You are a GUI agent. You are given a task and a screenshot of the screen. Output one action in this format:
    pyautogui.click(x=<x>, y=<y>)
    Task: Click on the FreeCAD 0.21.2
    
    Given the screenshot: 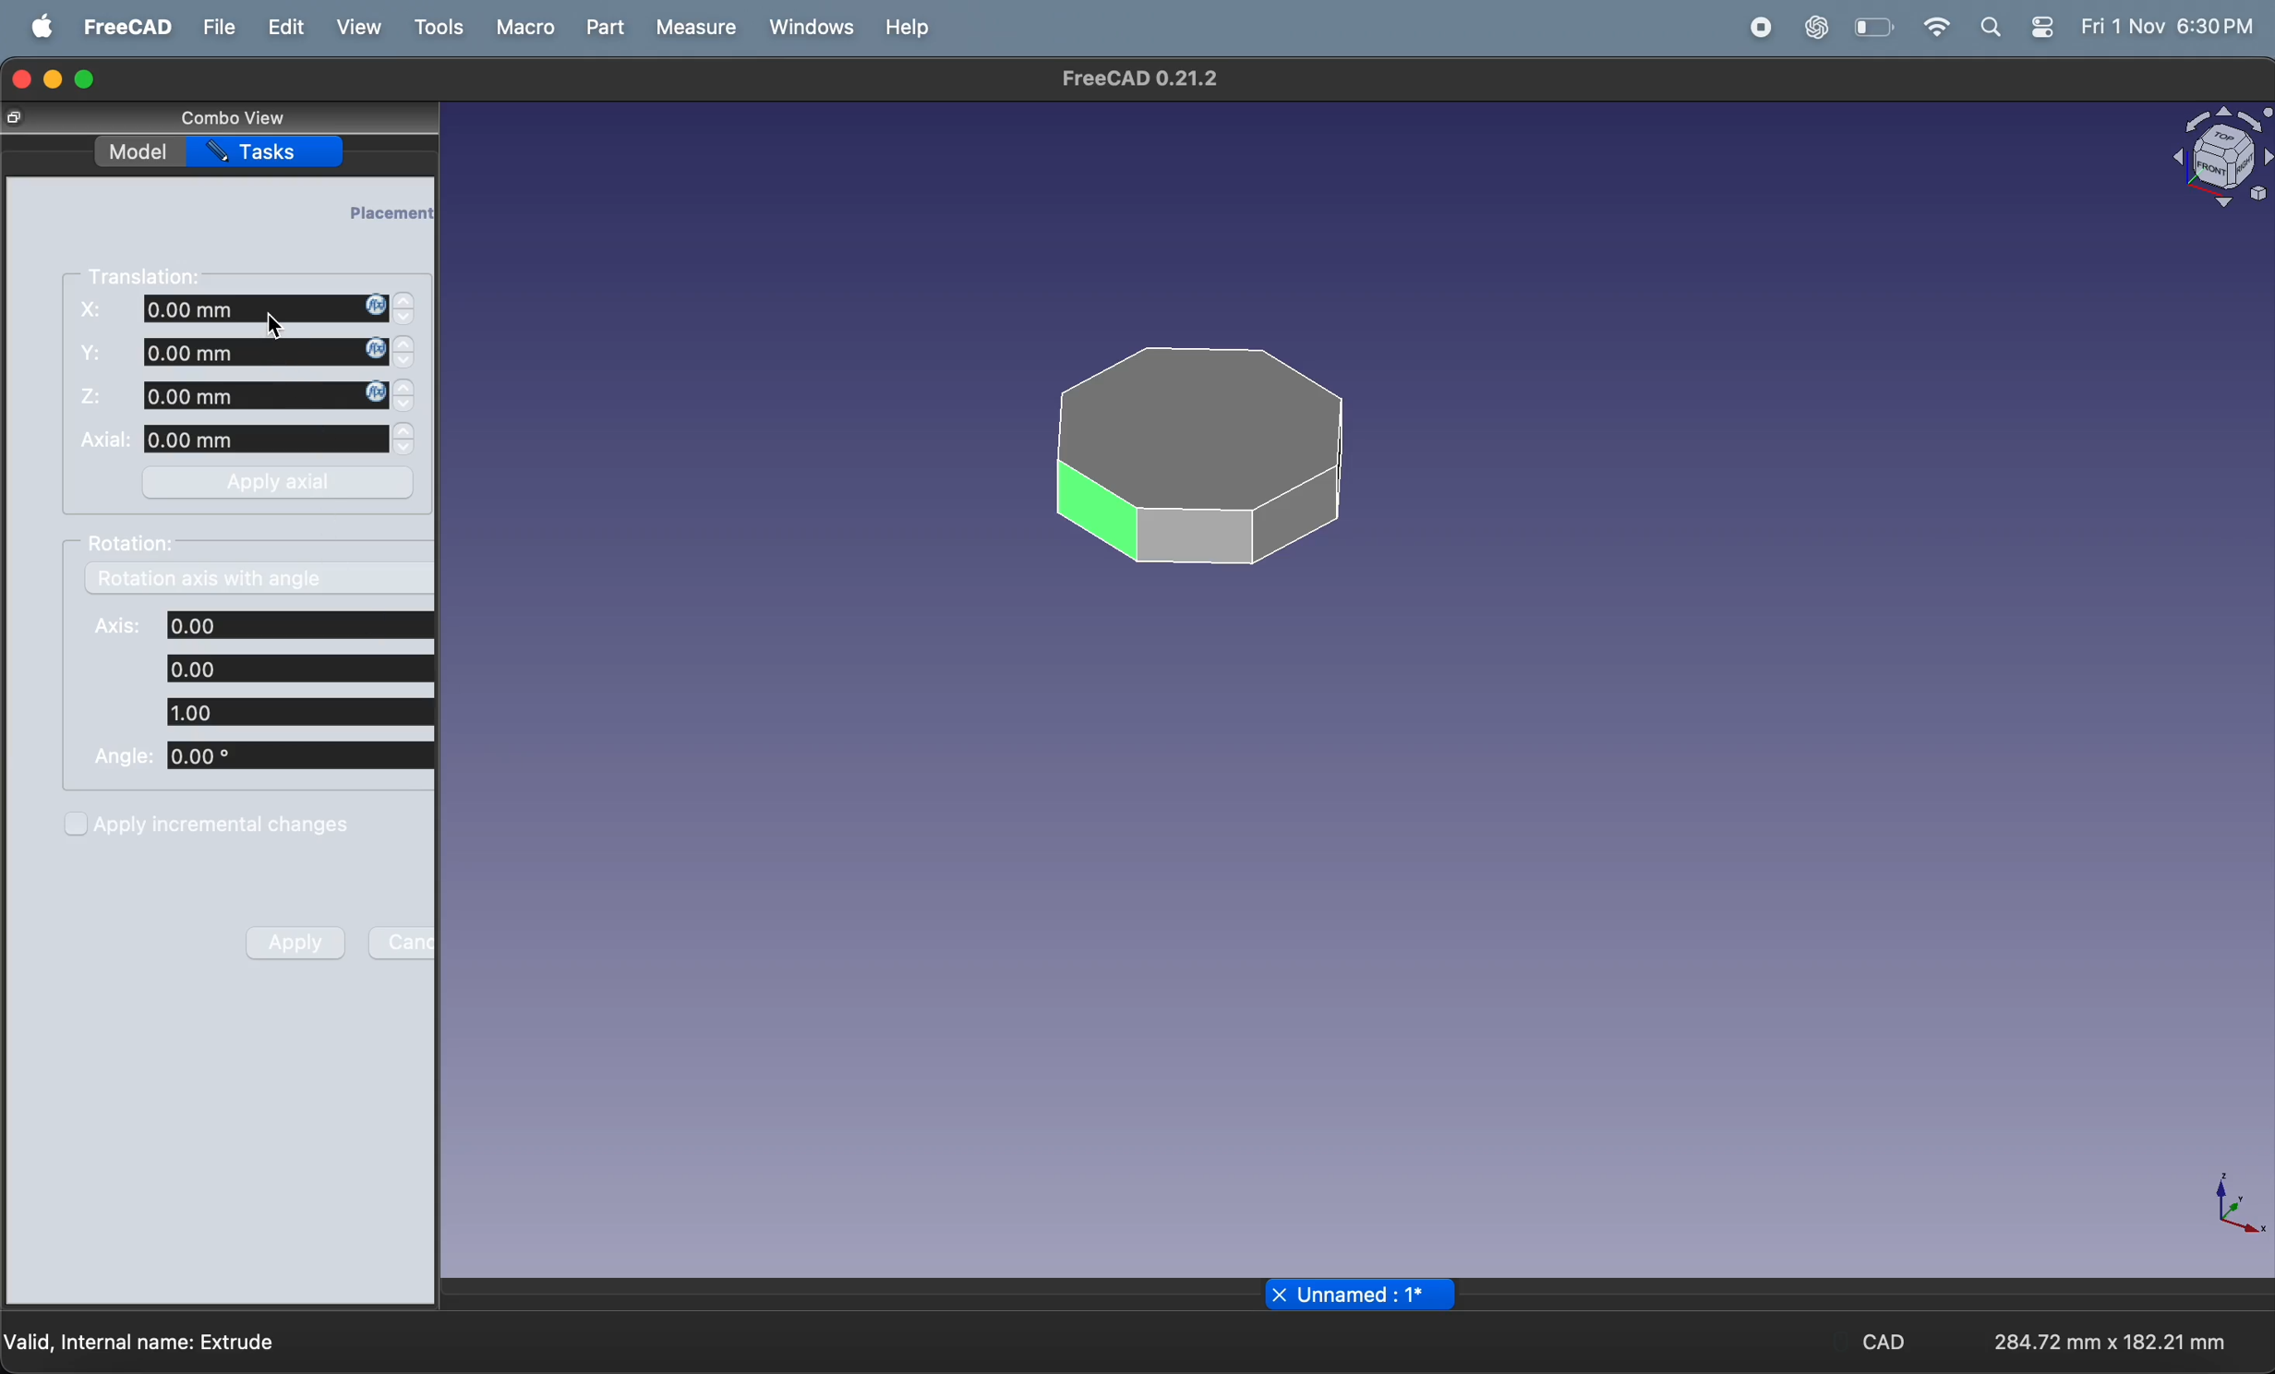 What is the action you would take?
    pyautogui.click(x=1139, y=81)
    